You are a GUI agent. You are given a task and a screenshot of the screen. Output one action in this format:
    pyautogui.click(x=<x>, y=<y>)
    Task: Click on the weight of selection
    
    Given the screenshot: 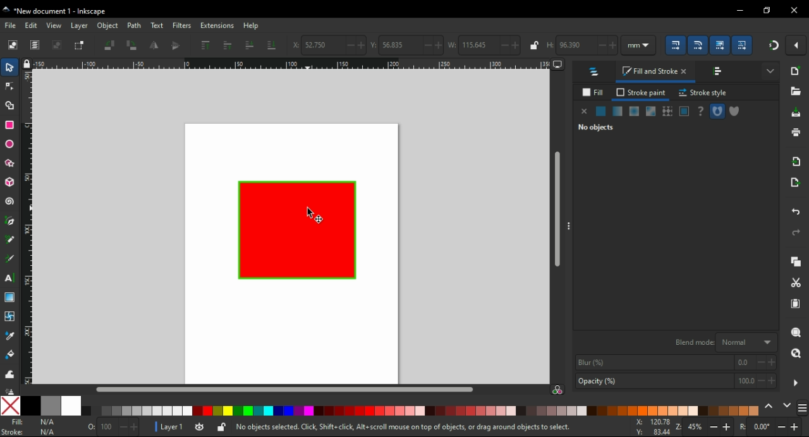 What is the action you would take?
    pyautogui.click(x=451, y=45)
    